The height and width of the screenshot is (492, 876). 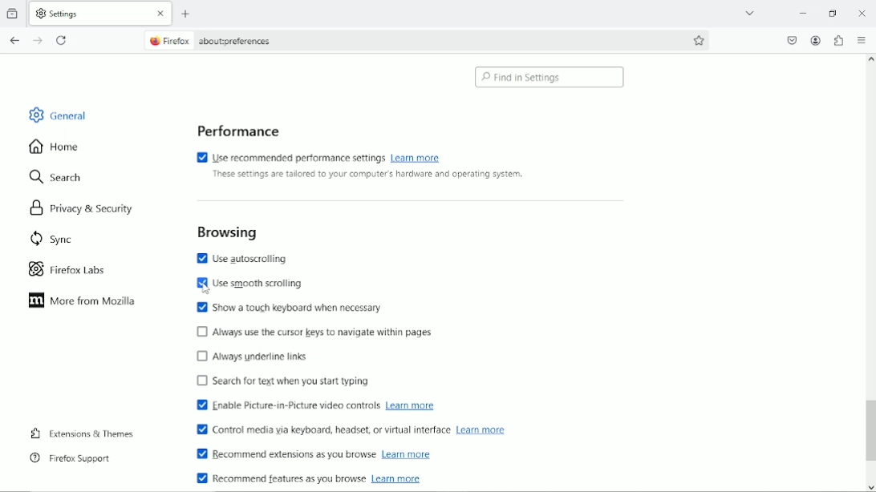 What do you see at coordinates (226, 231) in the screenshot?
I see `Browsing` at bounding box center [226, 231].